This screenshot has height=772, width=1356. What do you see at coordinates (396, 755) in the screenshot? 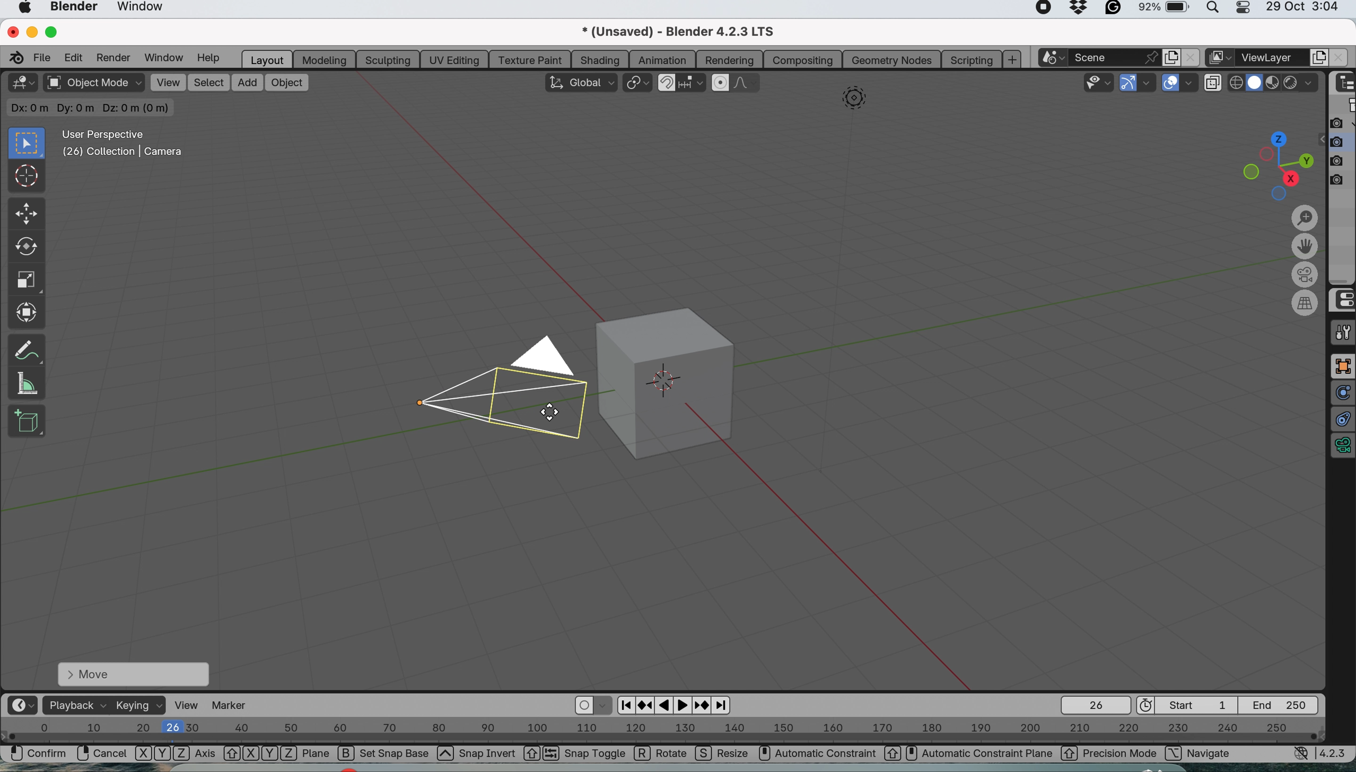
I see `Set Snap base` at bounding box center [396, 755].